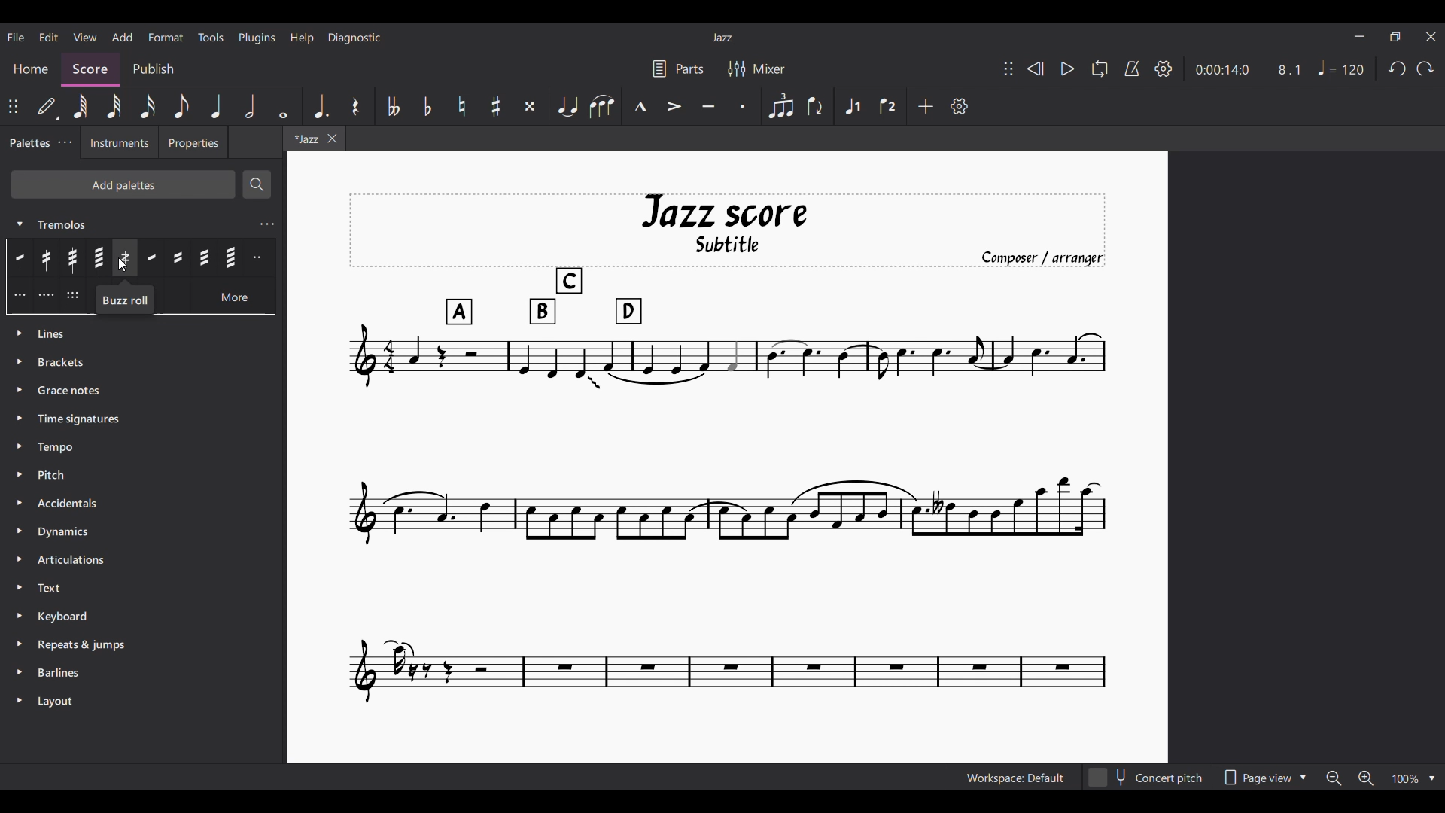 This screenshot has width=1445, height=813. What do you see at coordinates (193, 142) in the screenshot?
I see `Properties ` at bounding box center [193, 142].